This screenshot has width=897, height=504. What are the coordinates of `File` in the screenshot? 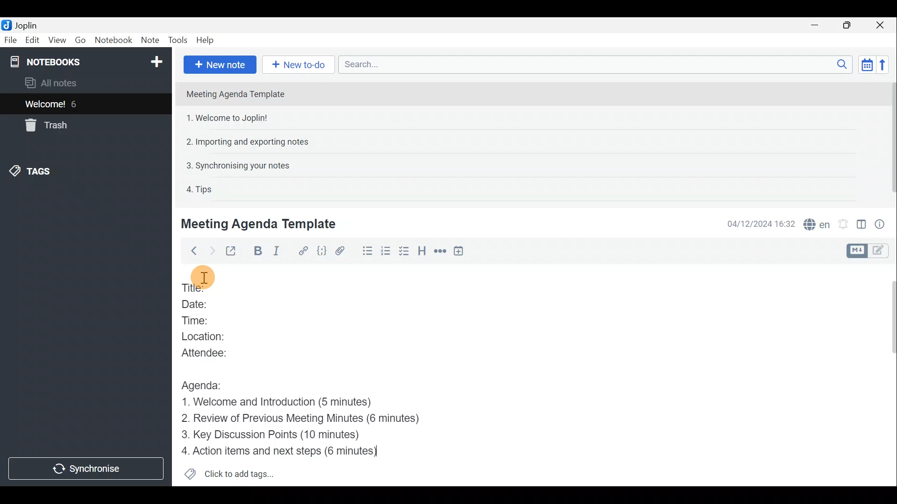 It's located at (11, 39).